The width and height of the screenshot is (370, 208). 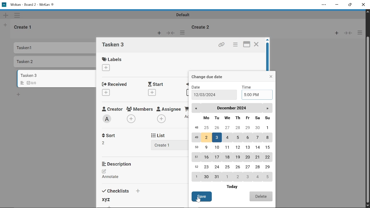 I want to click on Checklists, so click(x=120, y=191).